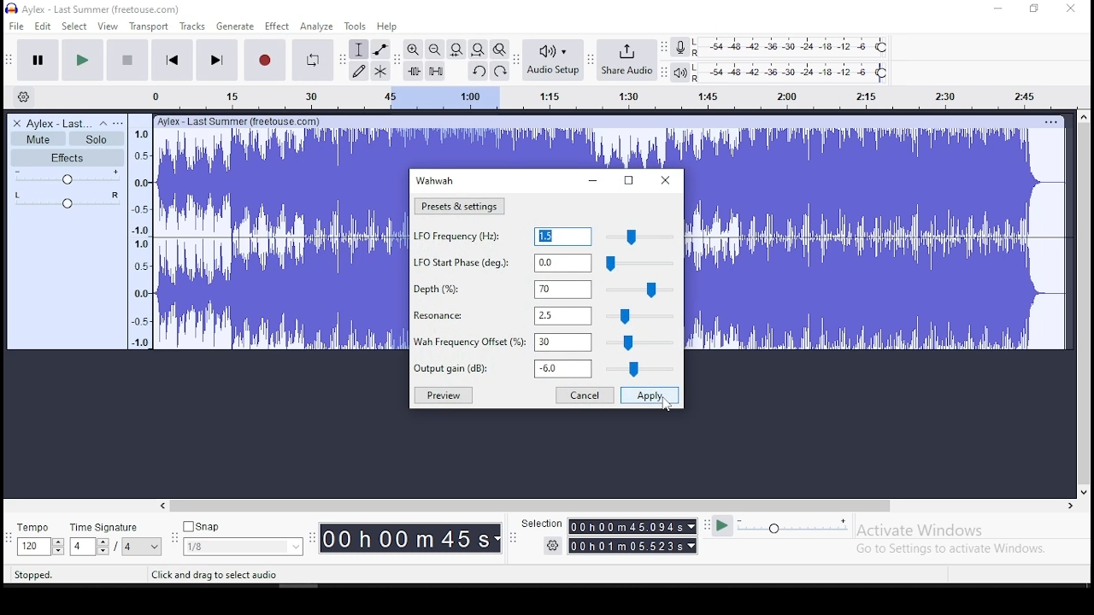  I want to click on minimize, so click(998, 9).